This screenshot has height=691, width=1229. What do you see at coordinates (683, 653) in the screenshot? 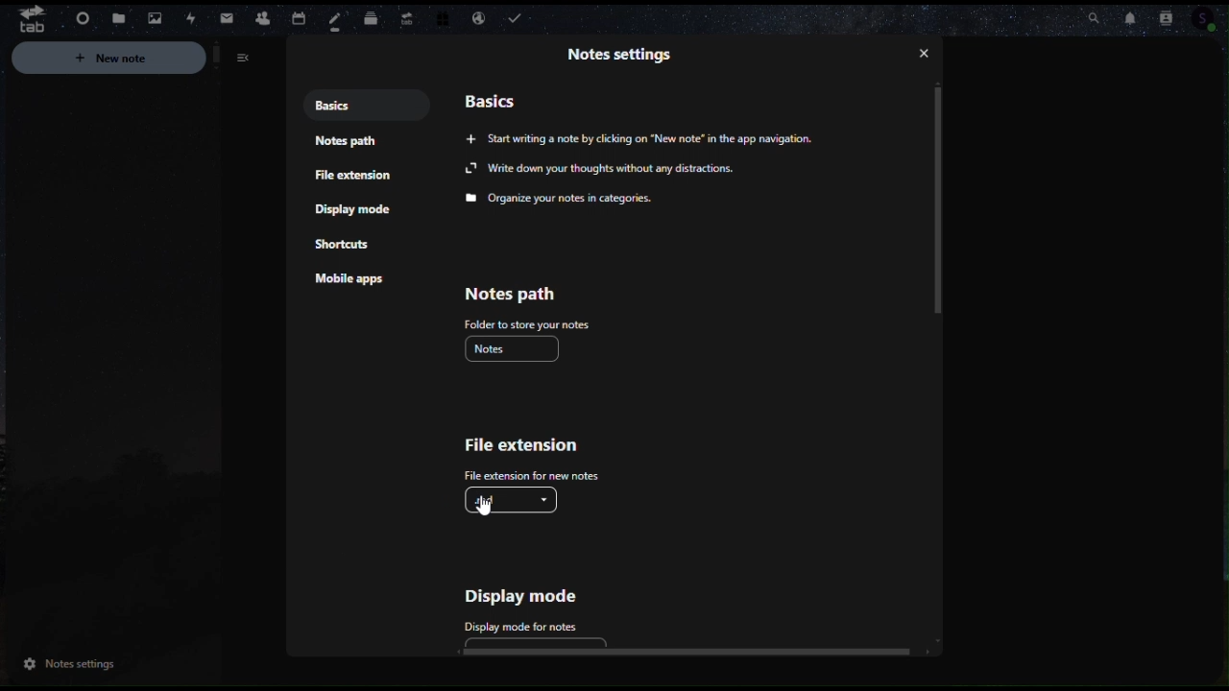
I see `horizontal scroll bar` at bounding box center [683, 653].